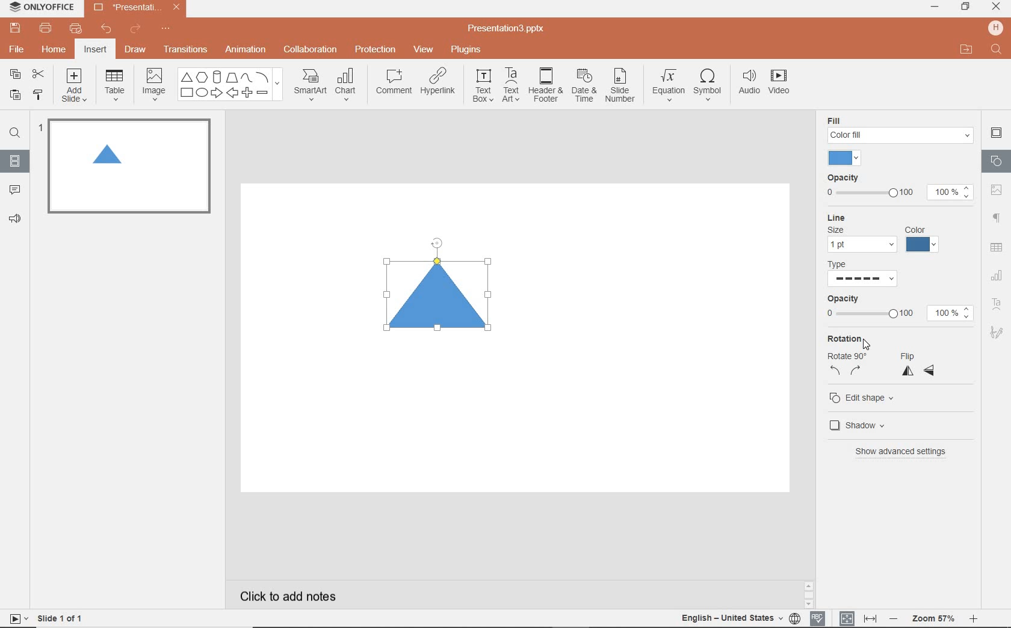 Image resolution: width=1011 pixels, height=628 pixels. Describe the element at coordinates (441, 306) in the screenshot. I see `dashed line added around` at that location.